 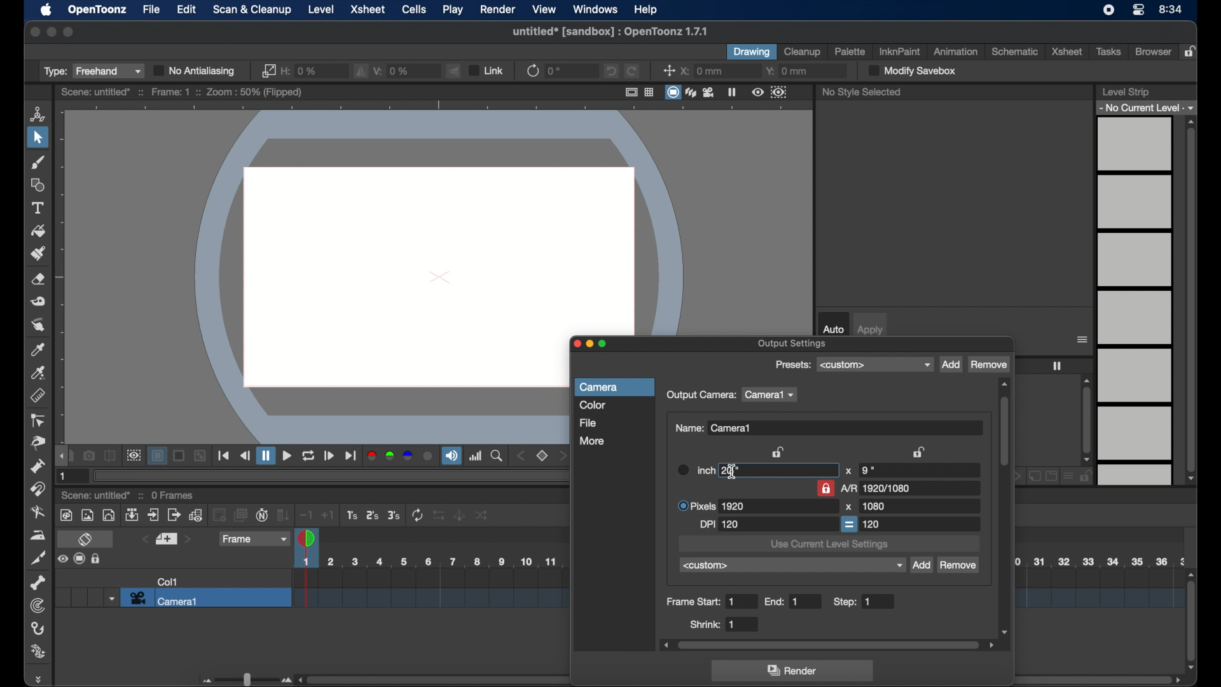 What do you see at coordinates (825, 488) in the screenshot?
I see `lock` at bounding box center [825, 488].